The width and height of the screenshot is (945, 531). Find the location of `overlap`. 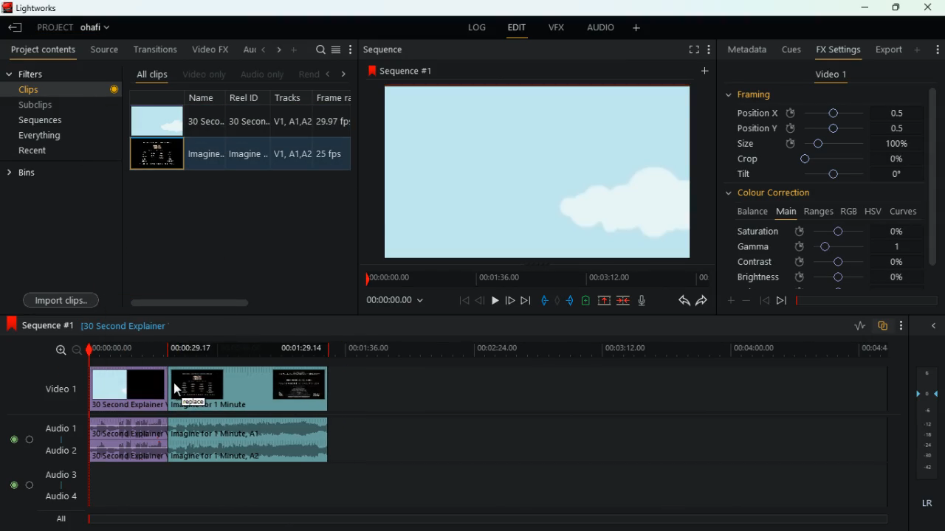

overlap is located at coordinates (884, 326).